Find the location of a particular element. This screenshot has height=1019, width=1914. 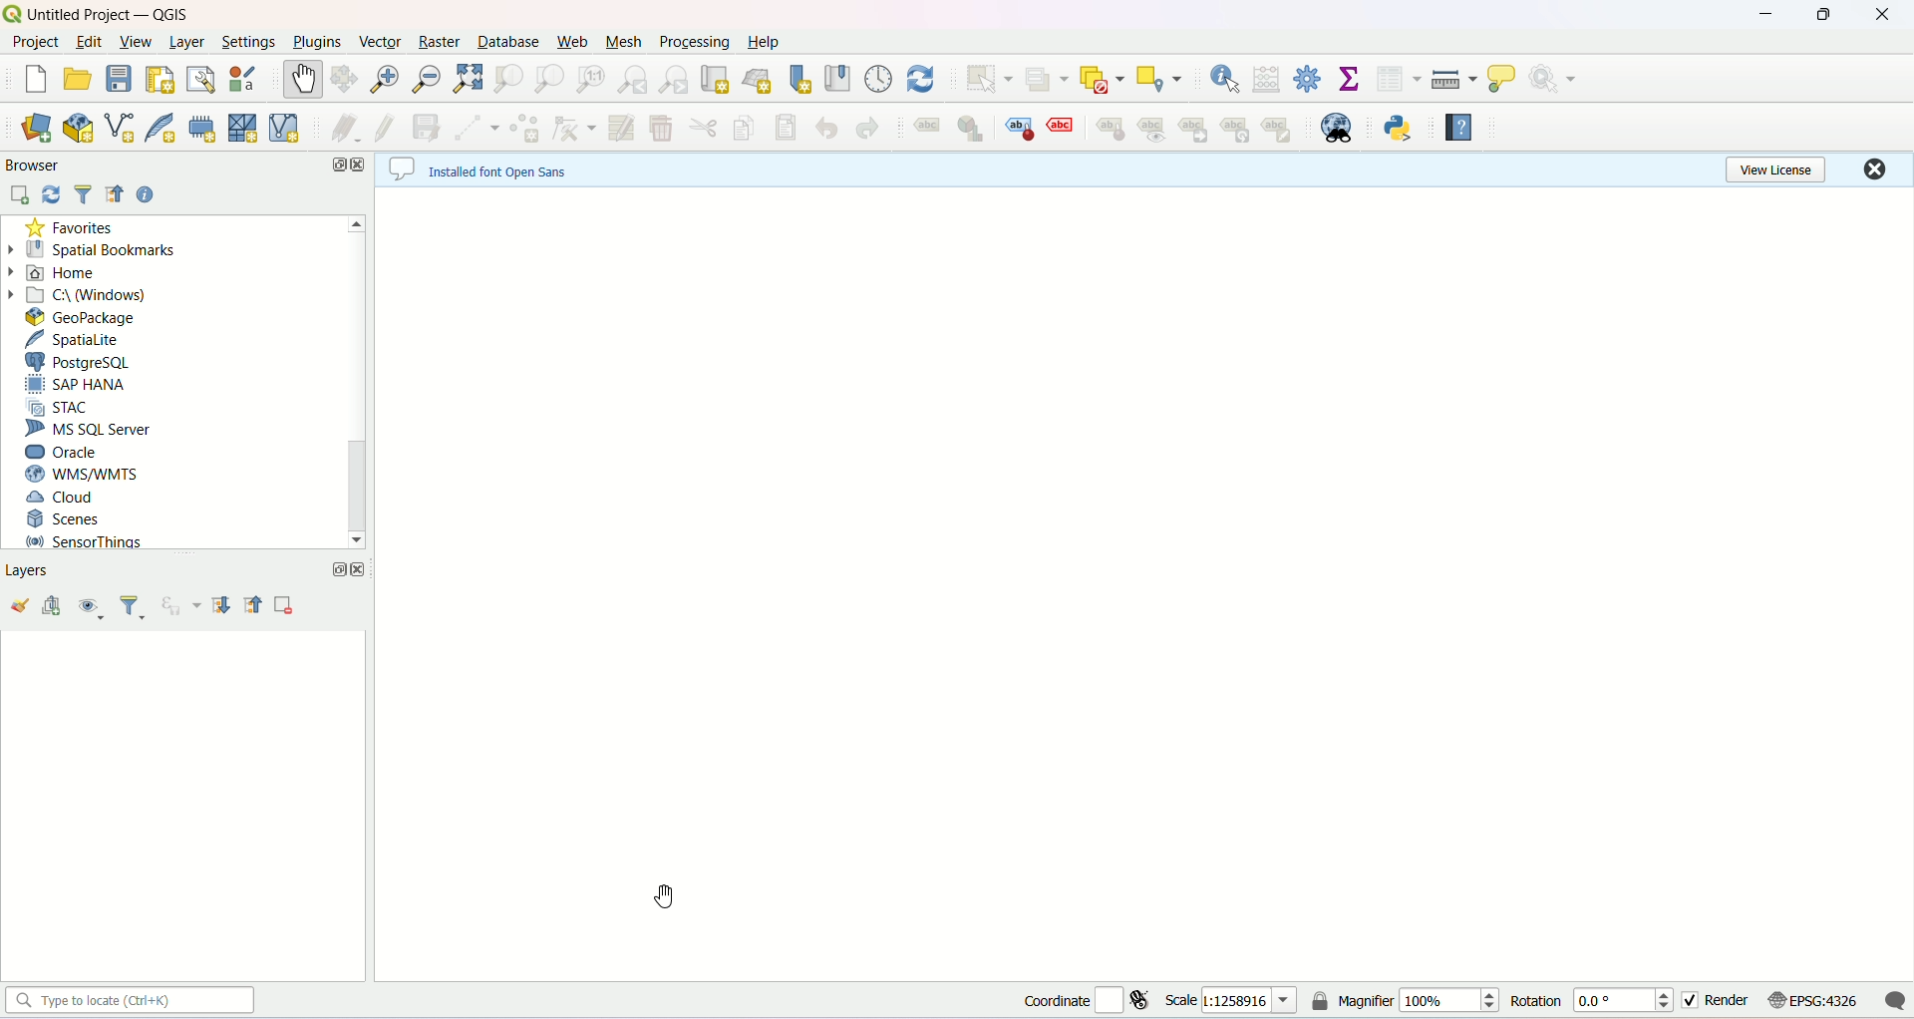

open attribute is located at coordinates (1402, 80).